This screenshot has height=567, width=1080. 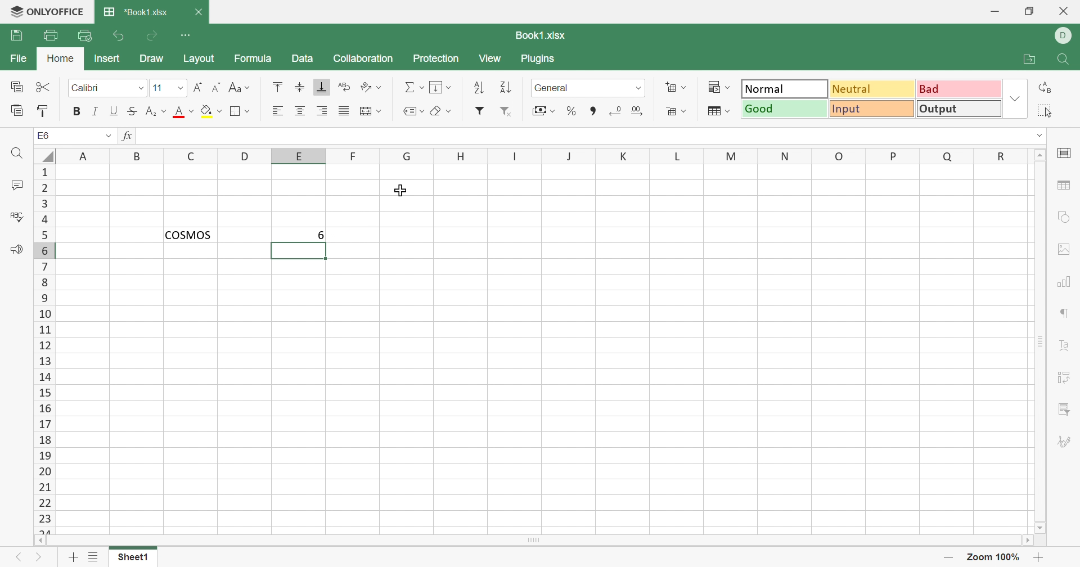 What do you see at coordinates (41, 541) in the screenshot?
I see `Scroll left` at bounding box center [41, 541].